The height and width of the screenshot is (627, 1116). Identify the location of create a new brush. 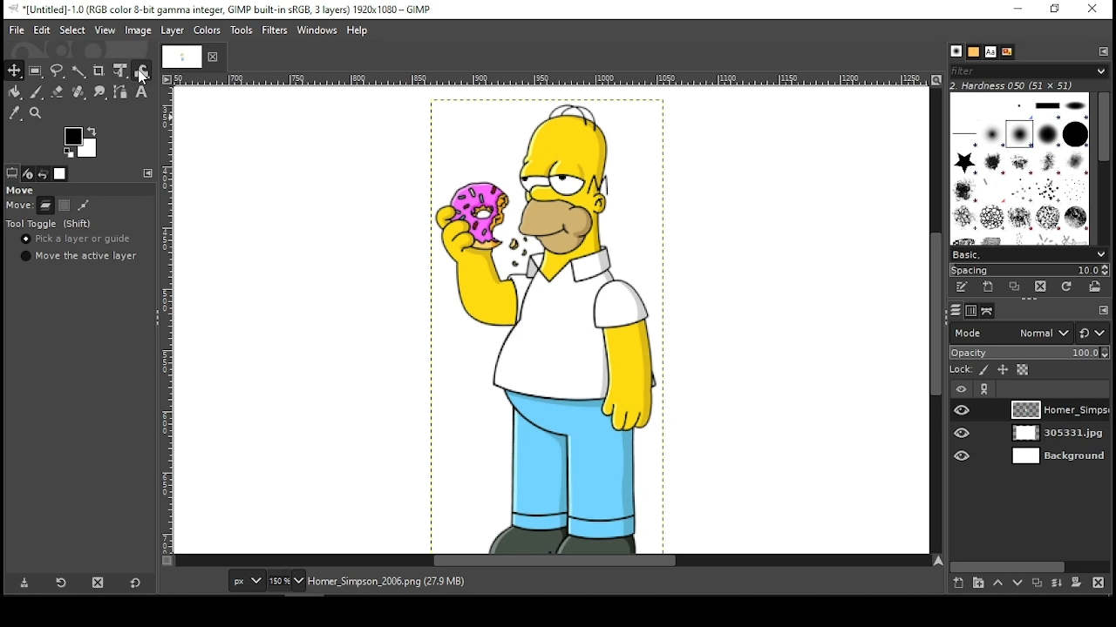
(990, 287).